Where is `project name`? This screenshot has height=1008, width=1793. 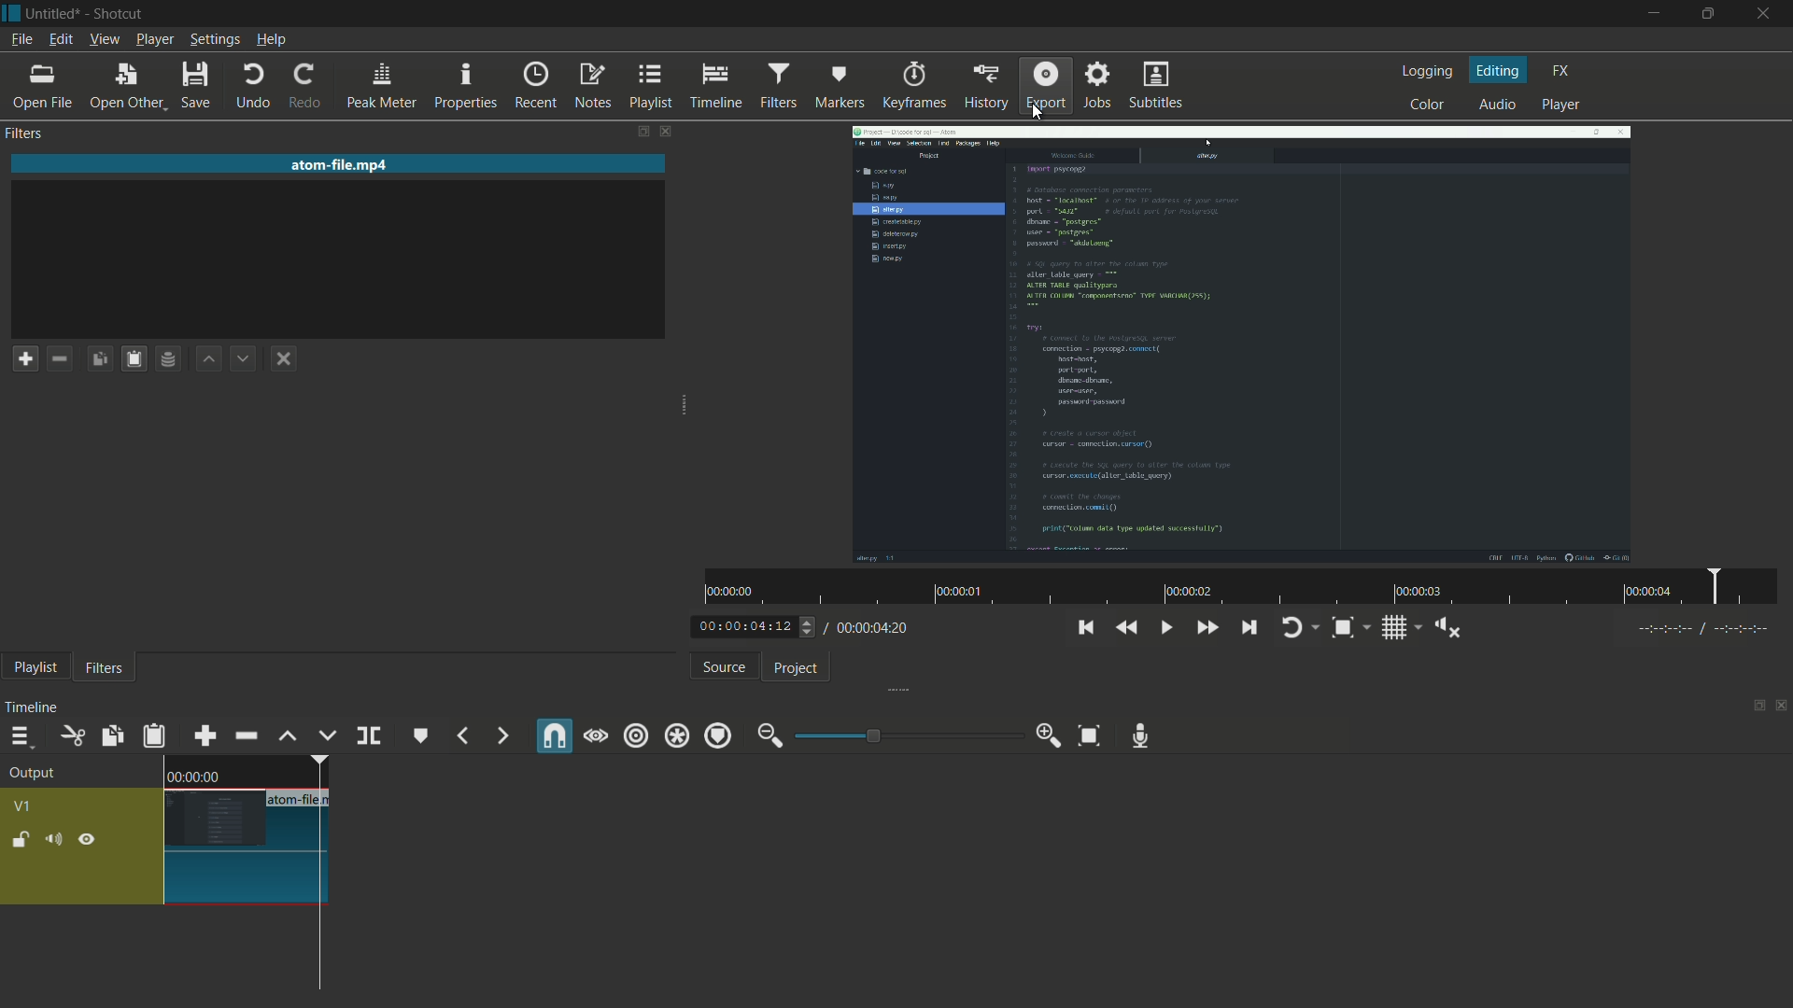
project name is located at coordinates (53, 13).